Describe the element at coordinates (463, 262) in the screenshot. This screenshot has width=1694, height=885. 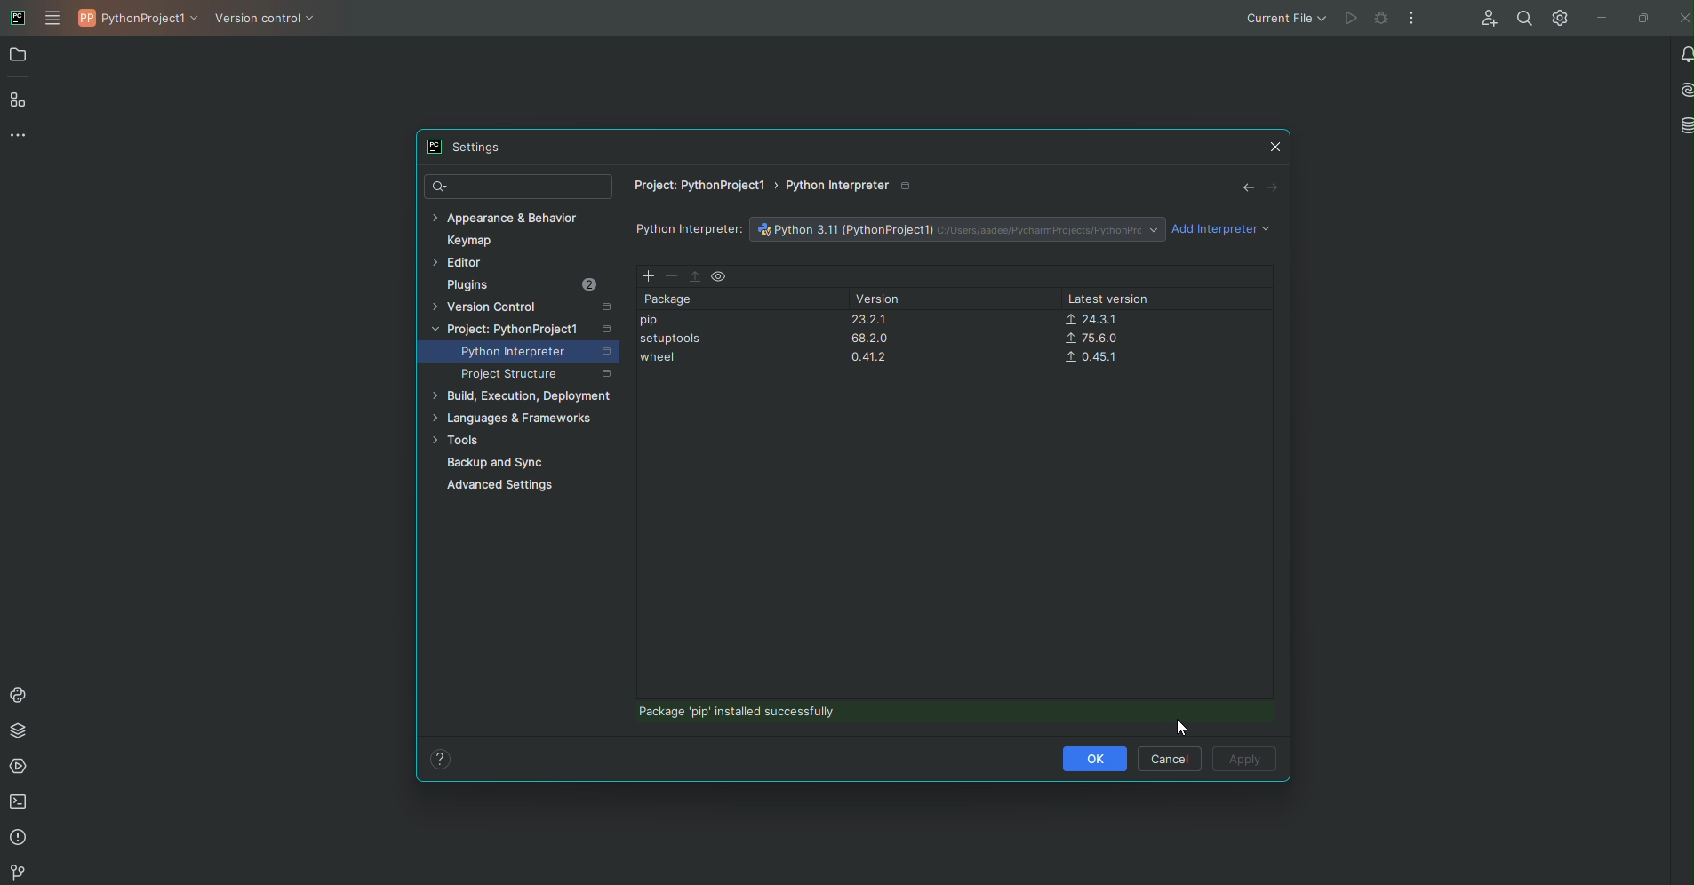
I see `Editor` at that location.